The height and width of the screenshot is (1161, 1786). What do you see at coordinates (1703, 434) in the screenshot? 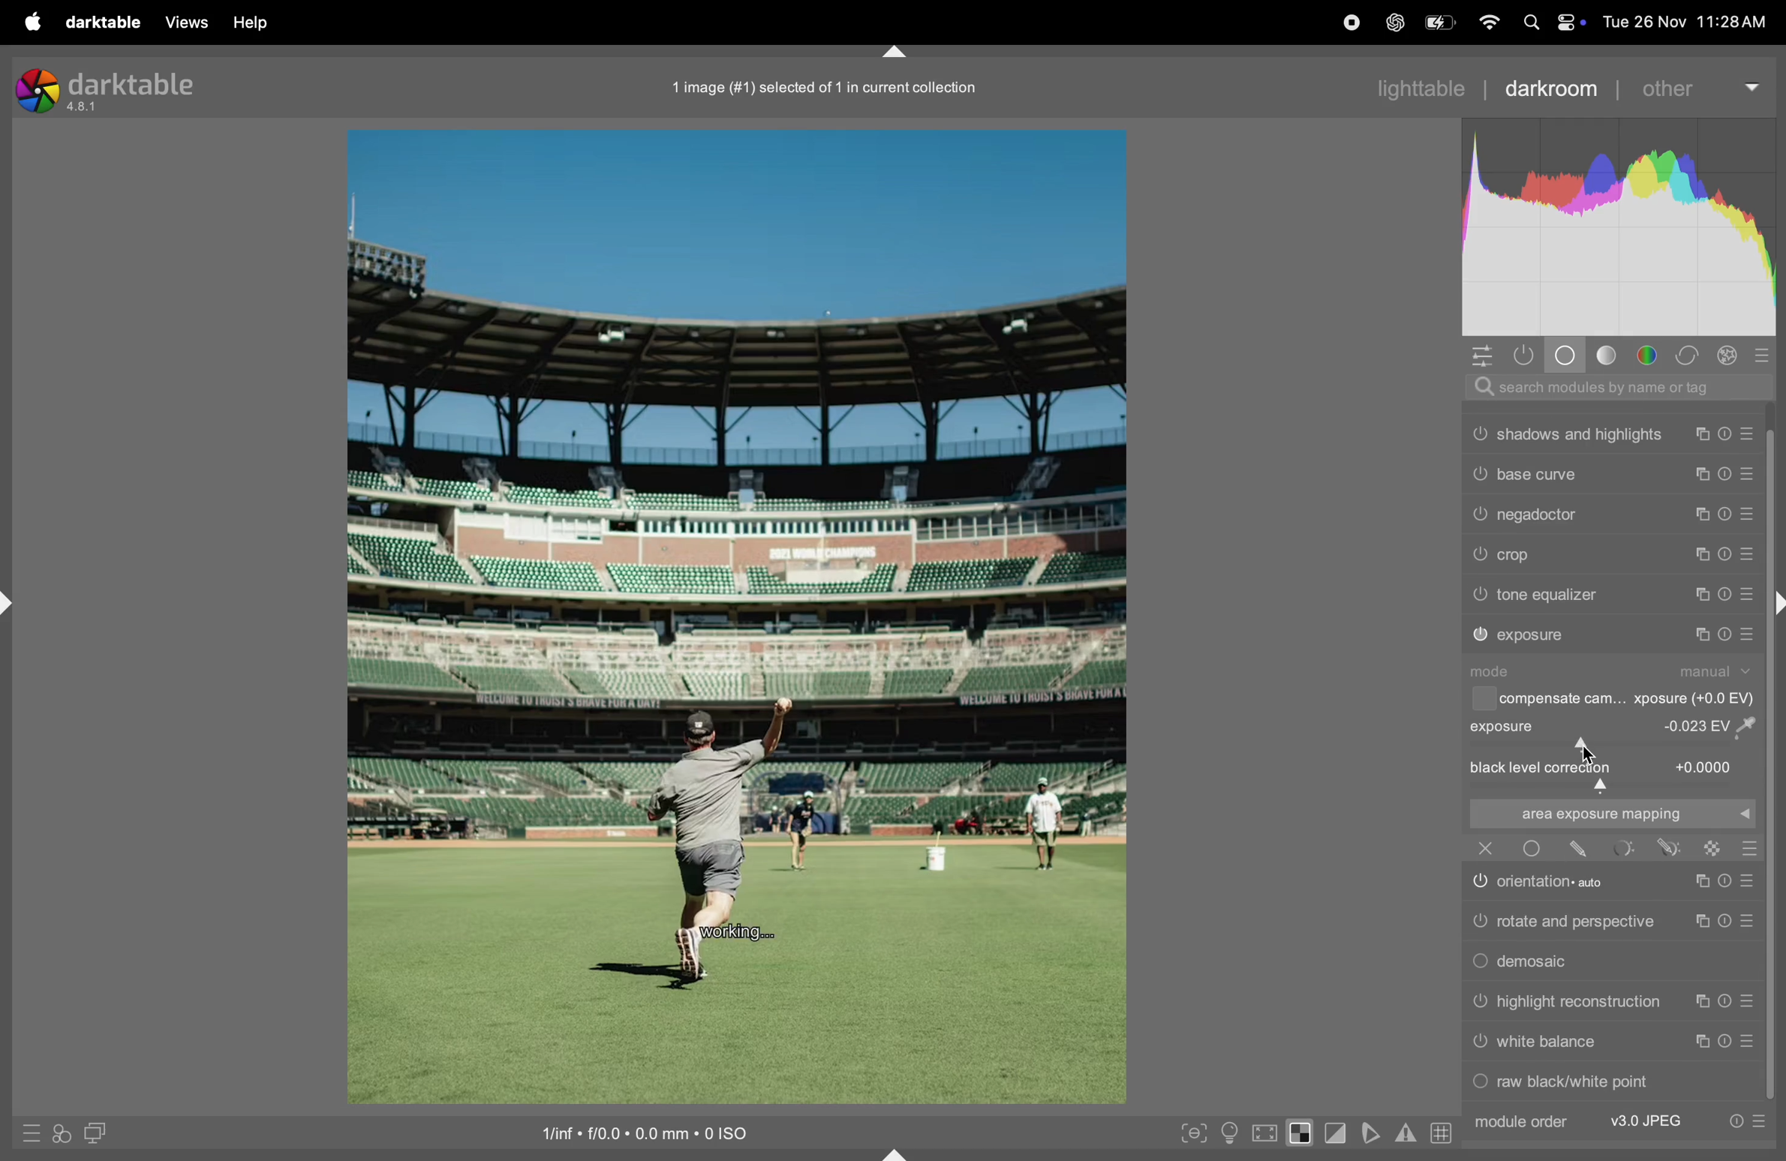
I see `copy` at bounding box center [1703, 434].